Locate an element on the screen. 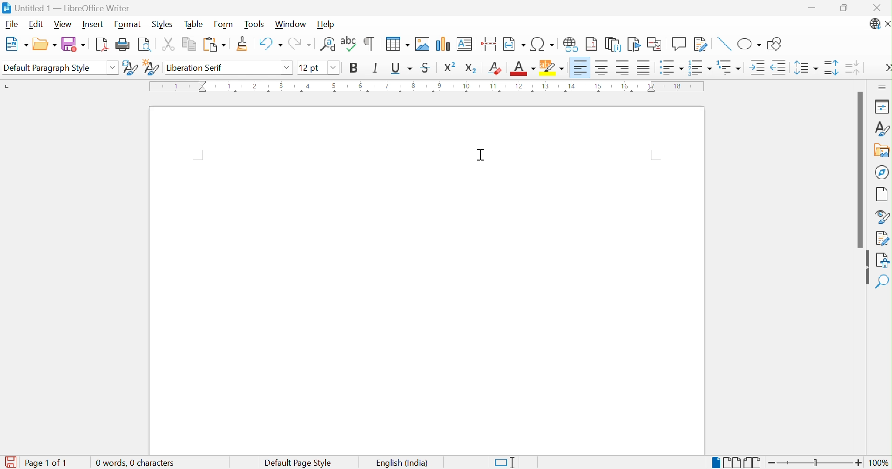 This screenshot has width=892, height=469. Bold is located at coordinates (355, 68).